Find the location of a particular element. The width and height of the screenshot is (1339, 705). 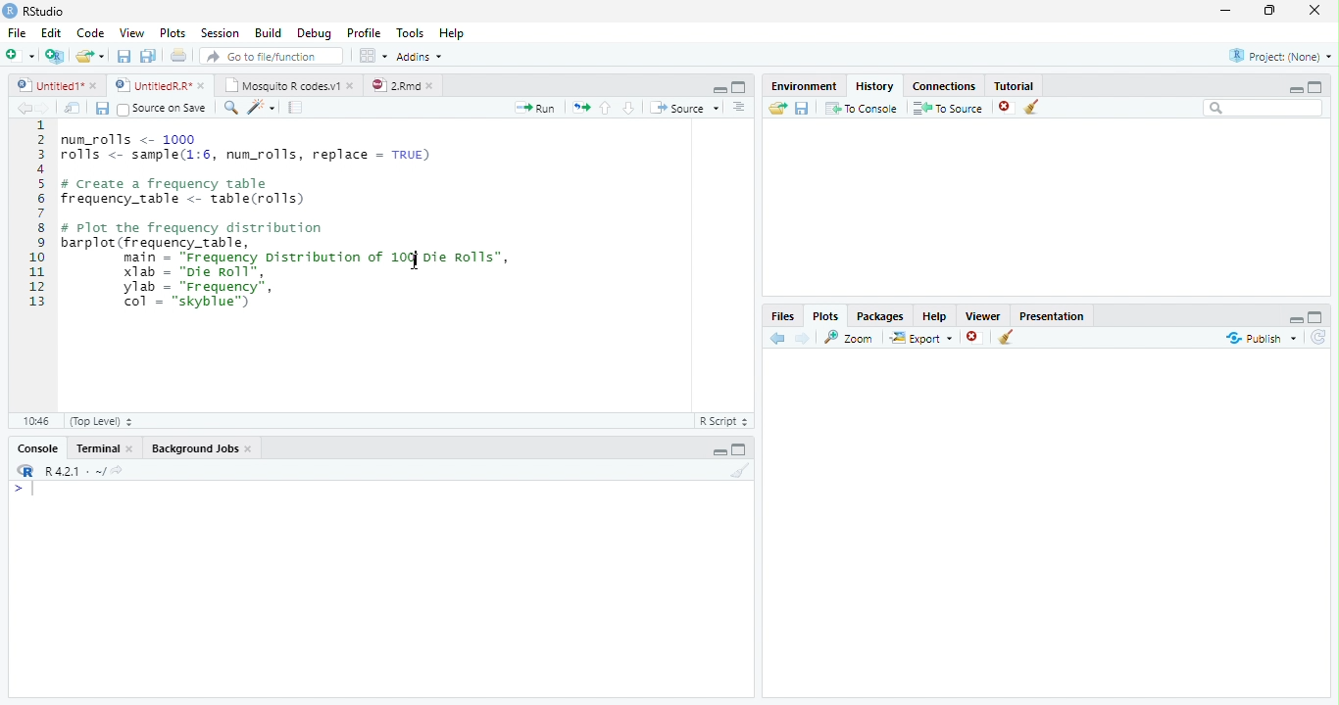

Tools is located at coordinates (412, 32).